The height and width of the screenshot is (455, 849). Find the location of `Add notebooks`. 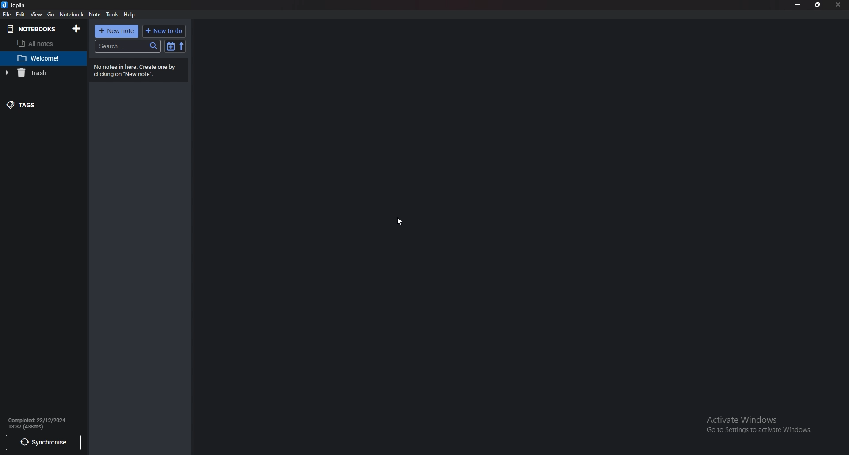

Add notebooks is located at coordinates (77, 28).